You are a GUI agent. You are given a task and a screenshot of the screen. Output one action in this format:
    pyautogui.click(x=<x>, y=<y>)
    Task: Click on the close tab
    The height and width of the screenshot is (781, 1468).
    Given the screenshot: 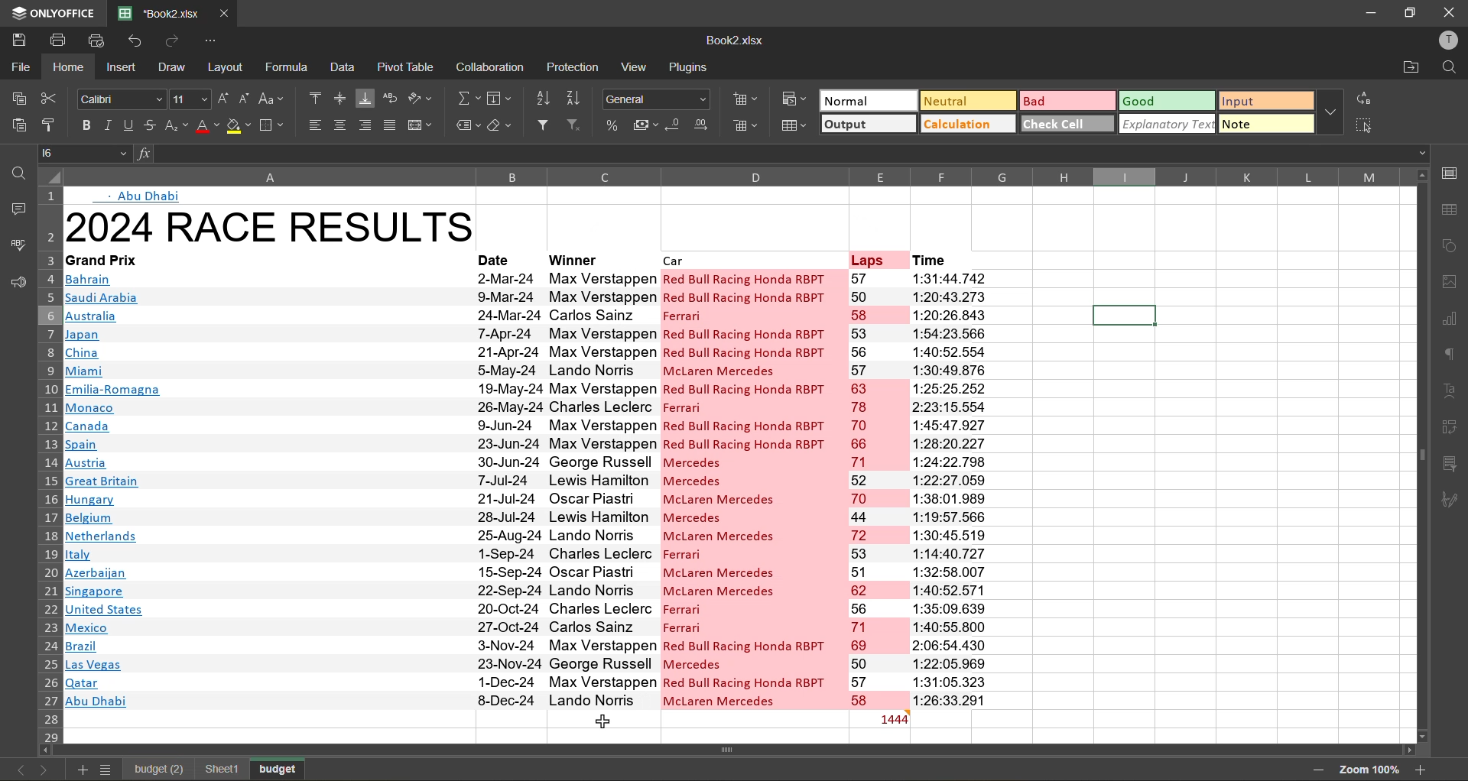 What is the action you would take?
    pyautogui.click(x=225, y=11)
    